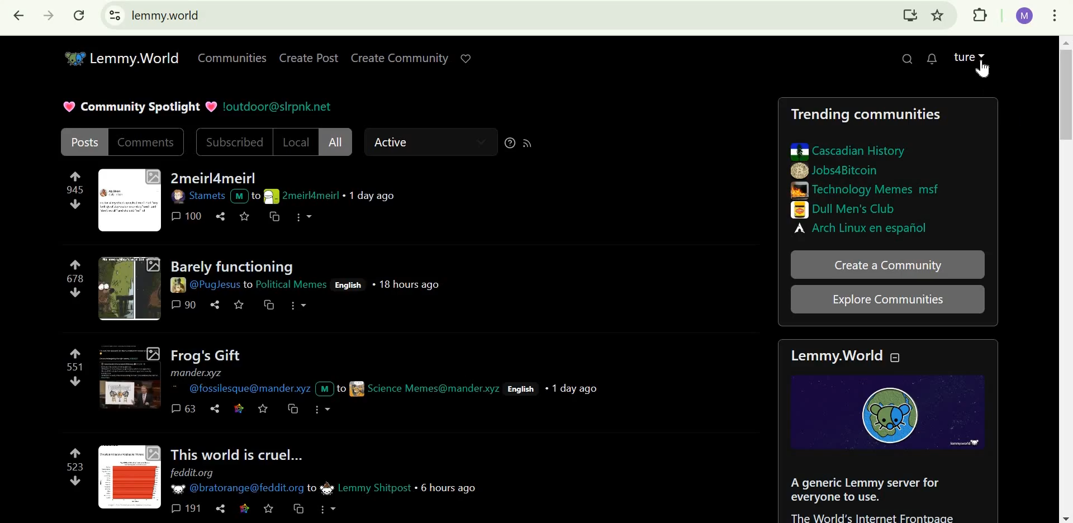  Describe the element at coordinates (835, 170) in the screenshot. I see `jobs4bitcoin` at that location.